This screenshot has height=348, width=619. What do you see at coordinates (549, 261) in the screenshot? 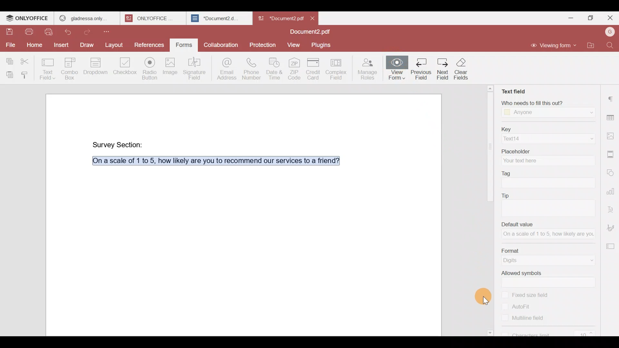
I see `Digits` at bounding box center [549, 261].